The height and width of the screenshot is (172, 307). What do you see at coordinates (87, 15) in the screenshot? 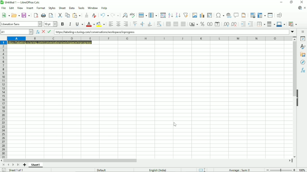
I see `Clone formatting` at bounding box center [87, 15].